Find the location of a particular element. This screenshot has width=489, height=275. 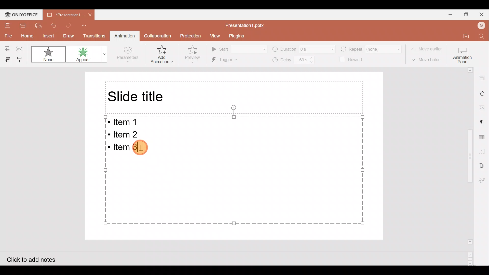

Collaboration is located at coordinates (158, 36).